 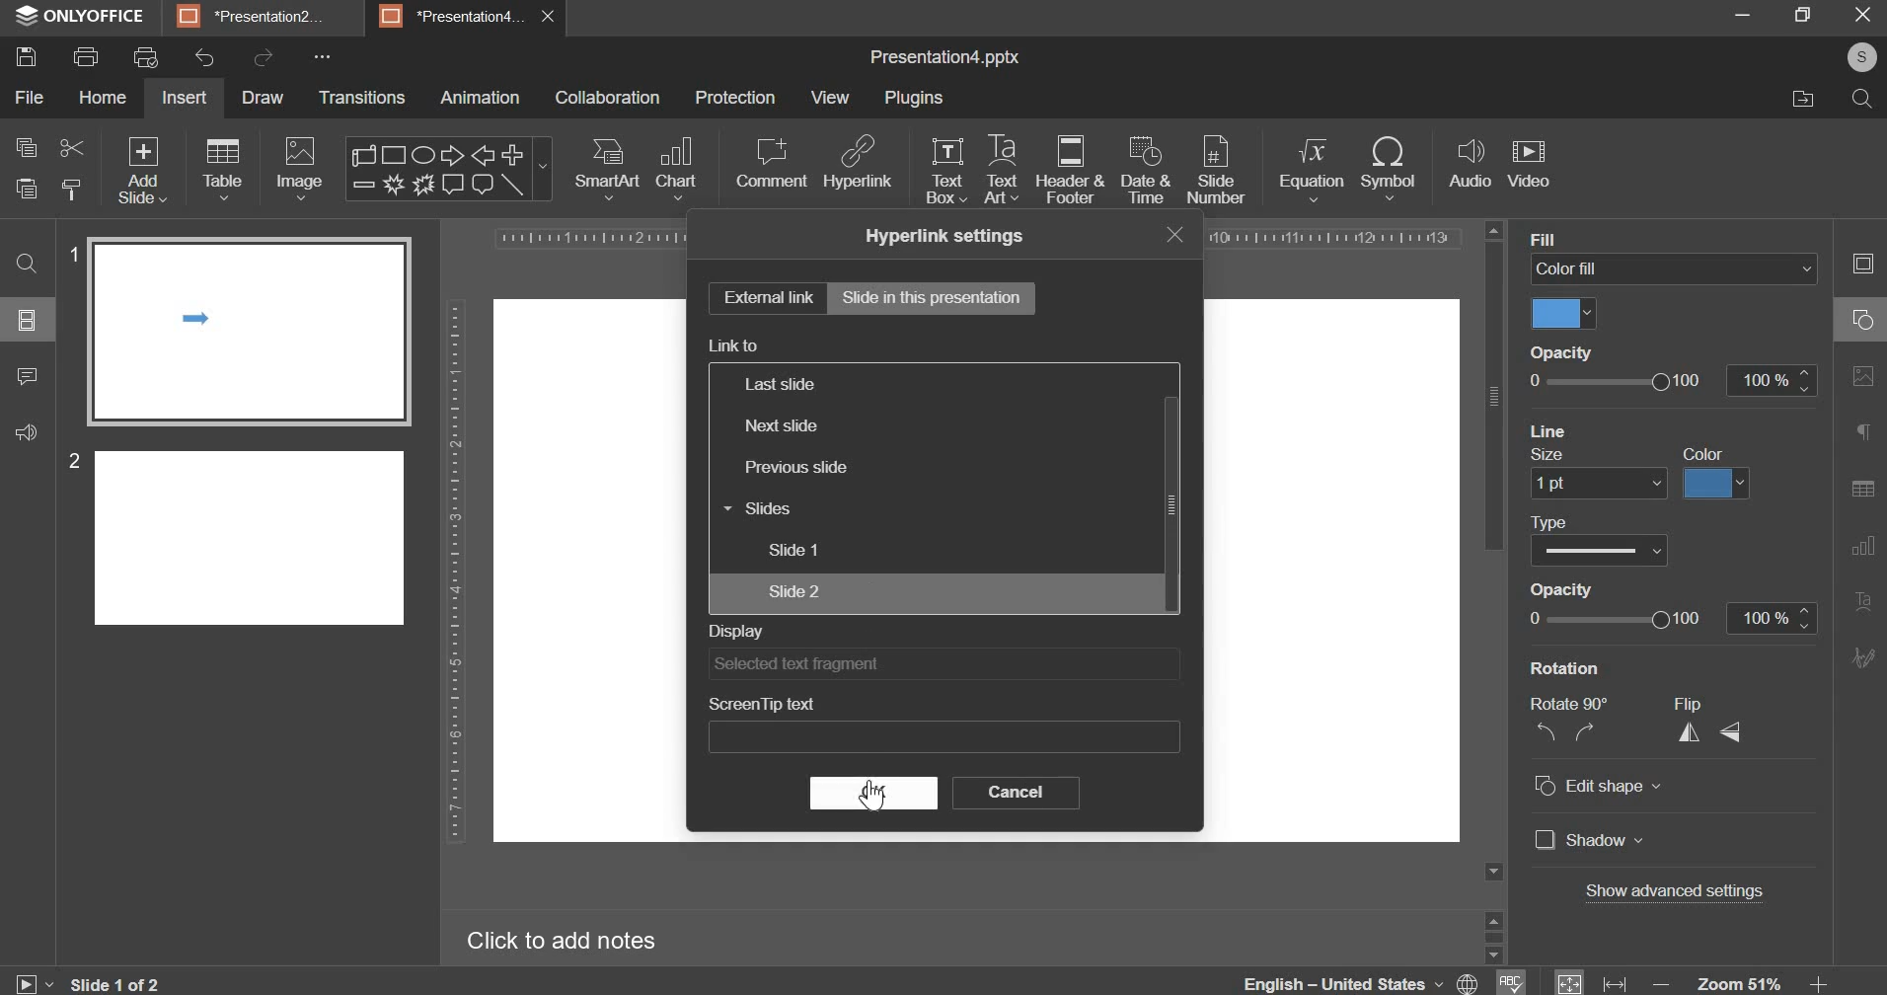 What do you see at coordinates (449, 574) in the screenshot?
I see `vertical scale` at bounding box center [449, 574].